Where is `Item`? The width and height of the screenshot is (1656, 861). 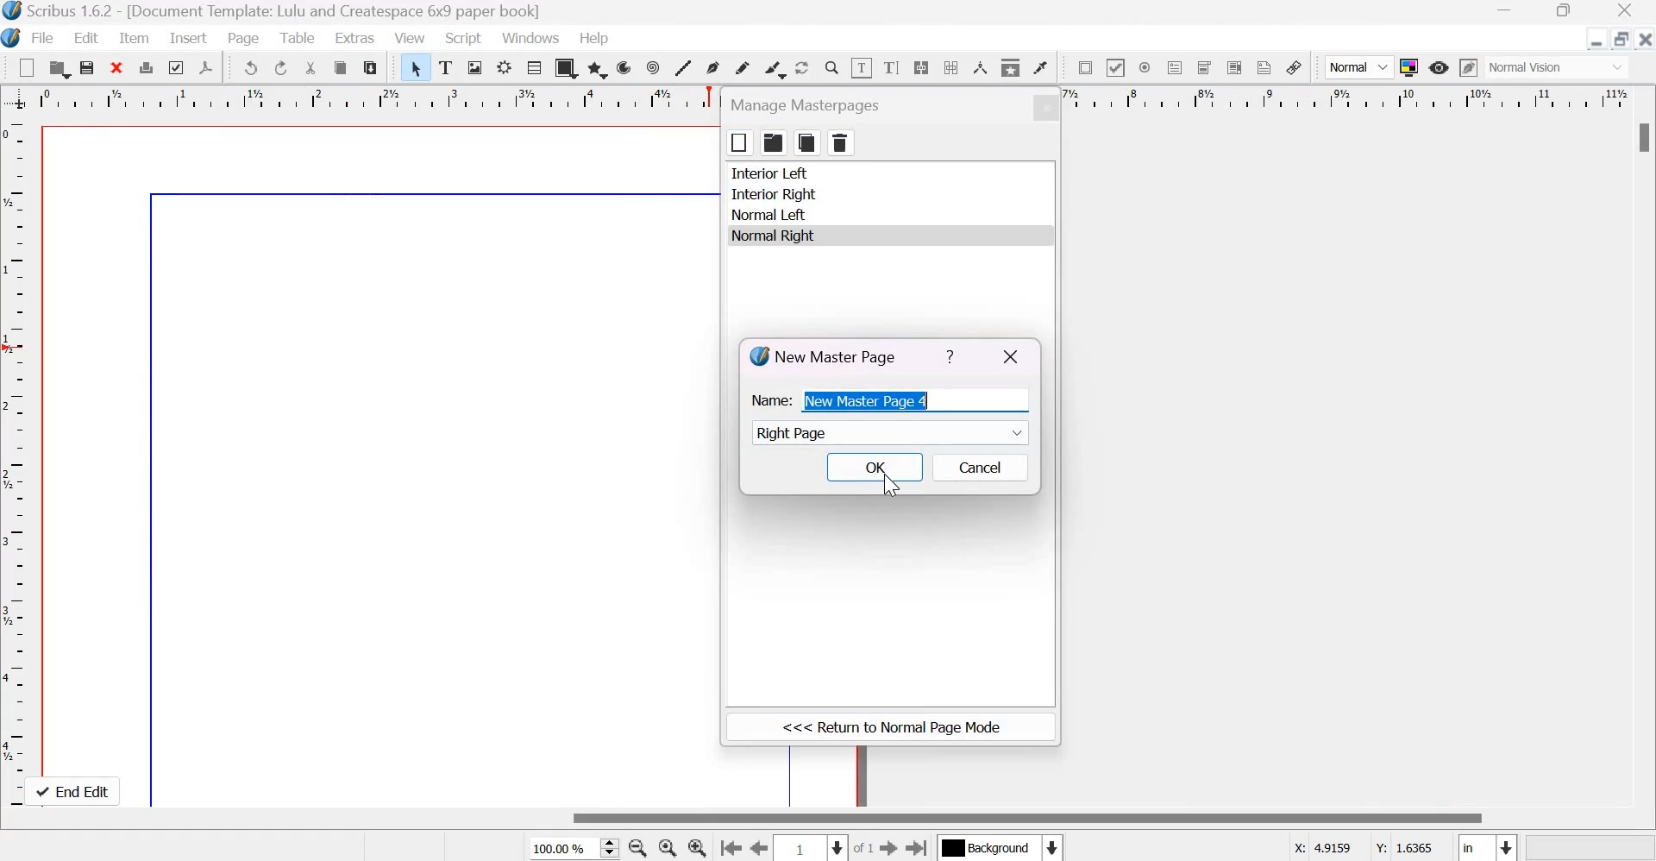 Item is located at coordinates (135, 37).